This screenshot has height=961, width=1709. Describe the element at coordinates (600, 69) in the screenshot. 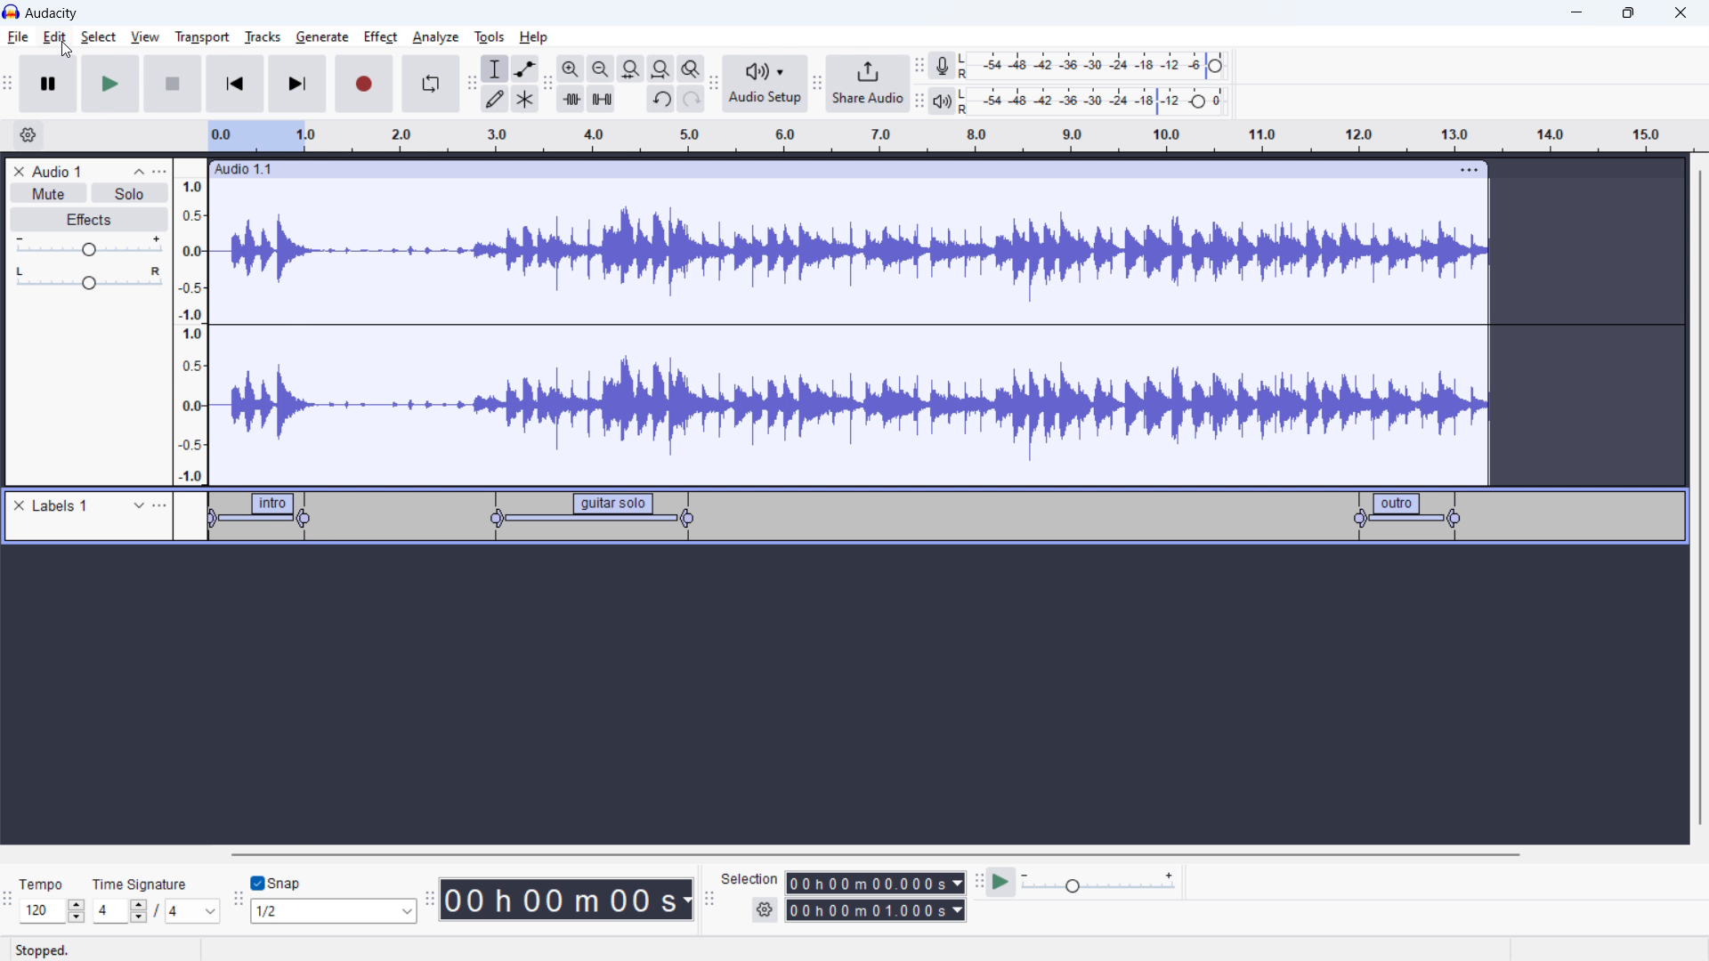

I see `zoom out` at that location.